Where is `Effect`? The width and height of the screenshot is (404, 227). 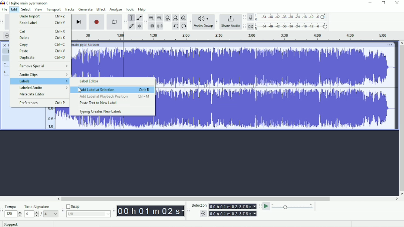
Effect is located at coordinates (101, 9).